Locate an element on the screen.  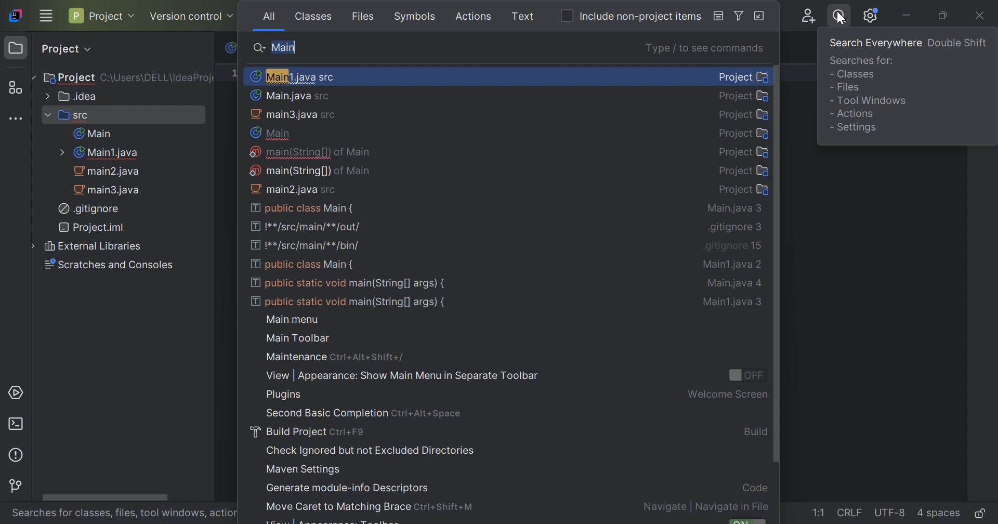
Filter is located at coordinates (740, 17).